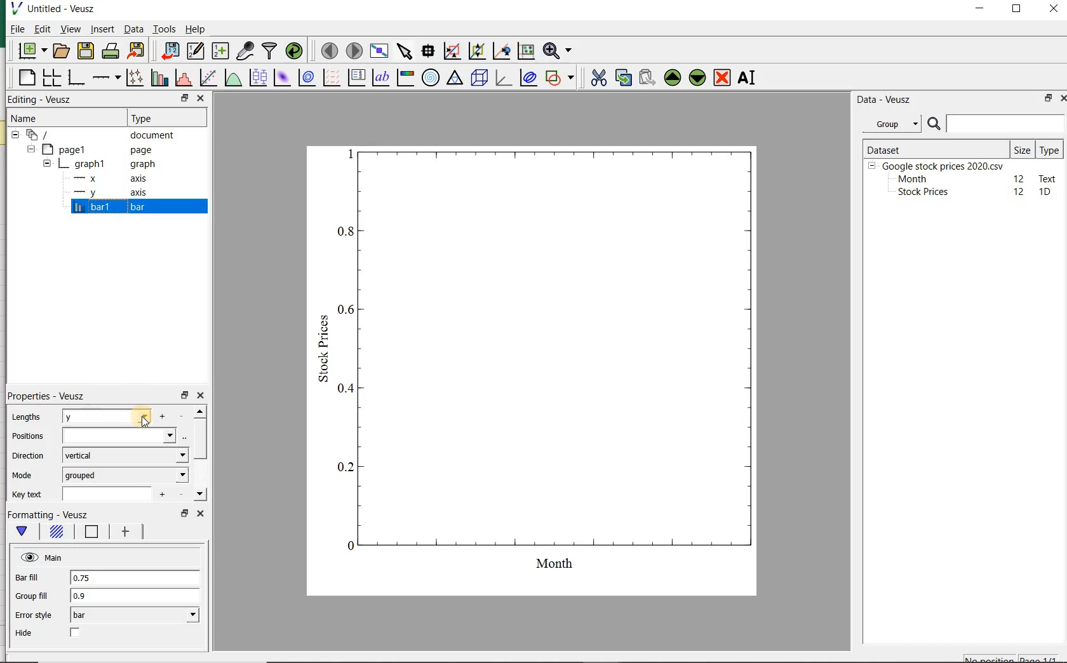 This screenshot has height=663, width=1067. I want to click on Positions, so click(26, 435).